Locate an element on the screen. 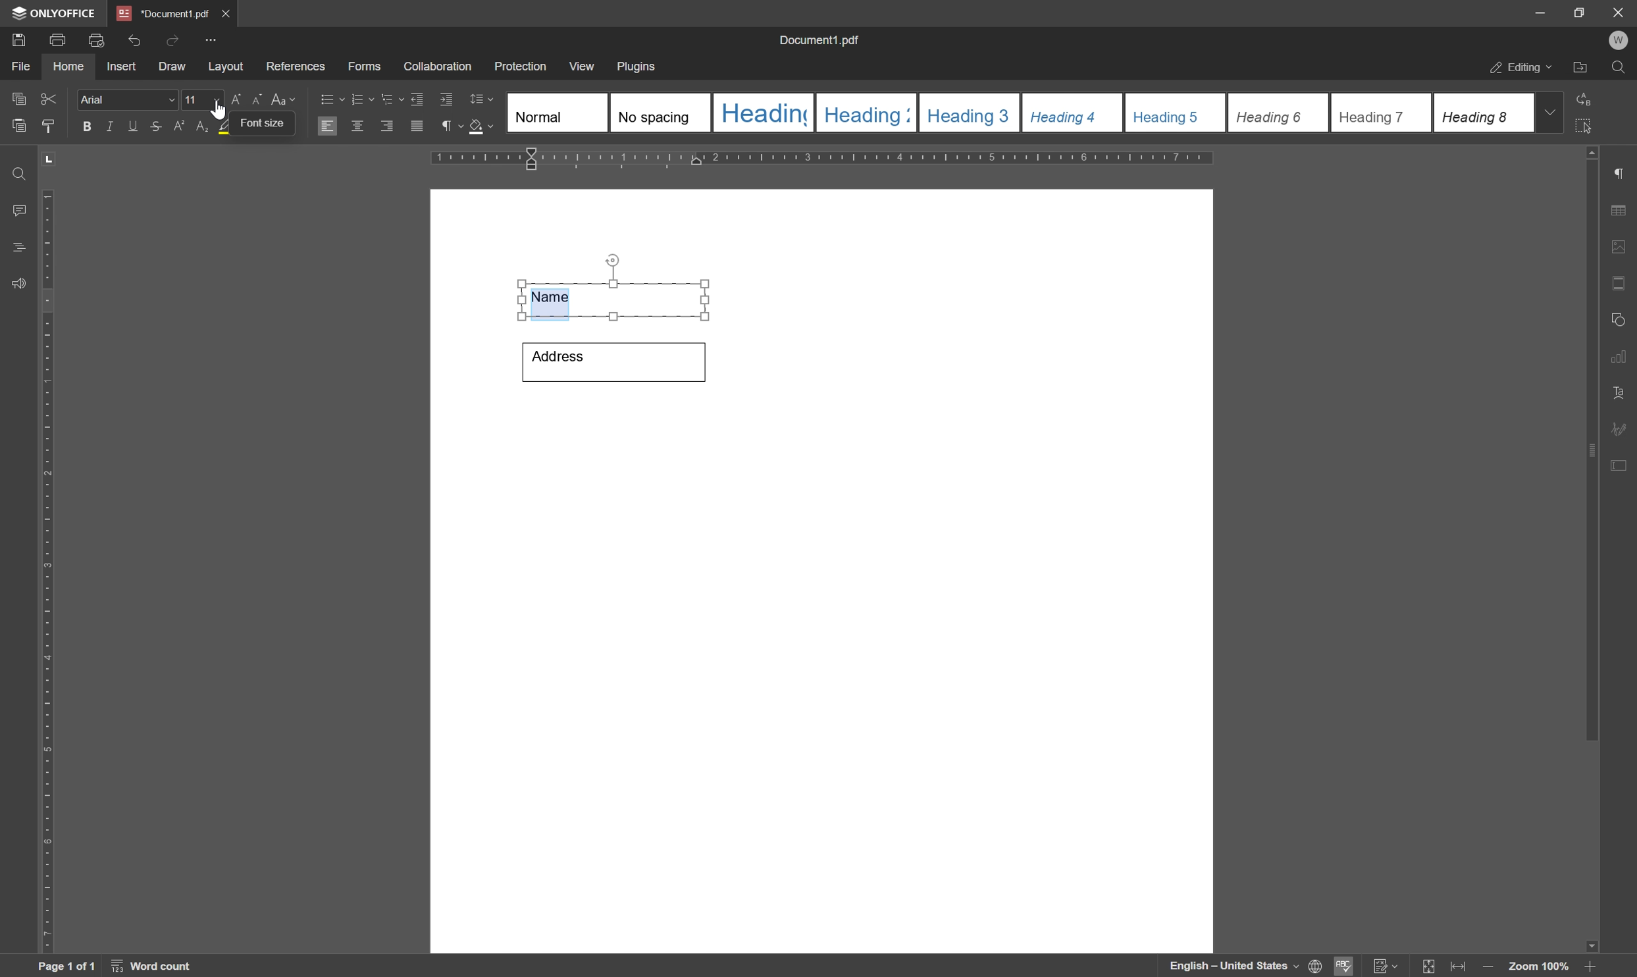 This screenshot has width=1637, height=977. close is located at coordinates (1618, 11).